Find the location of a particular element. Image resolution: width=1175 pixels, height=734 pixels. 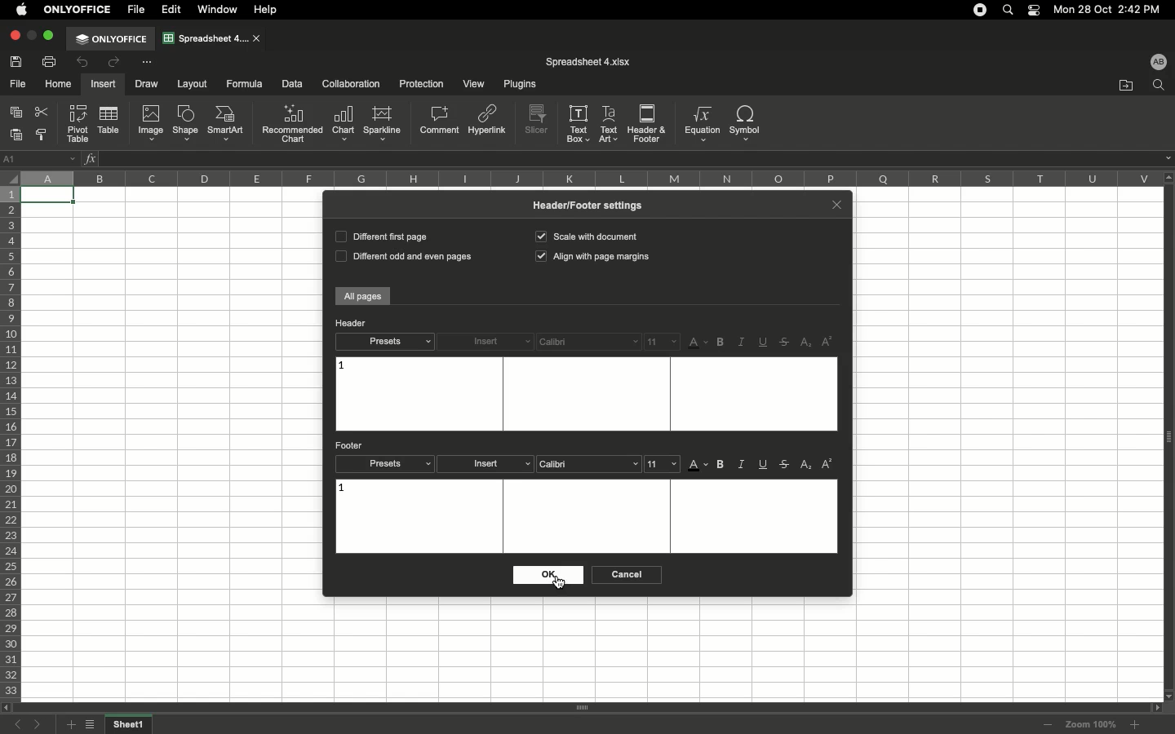

All pages is located at coordinates (363, 297).